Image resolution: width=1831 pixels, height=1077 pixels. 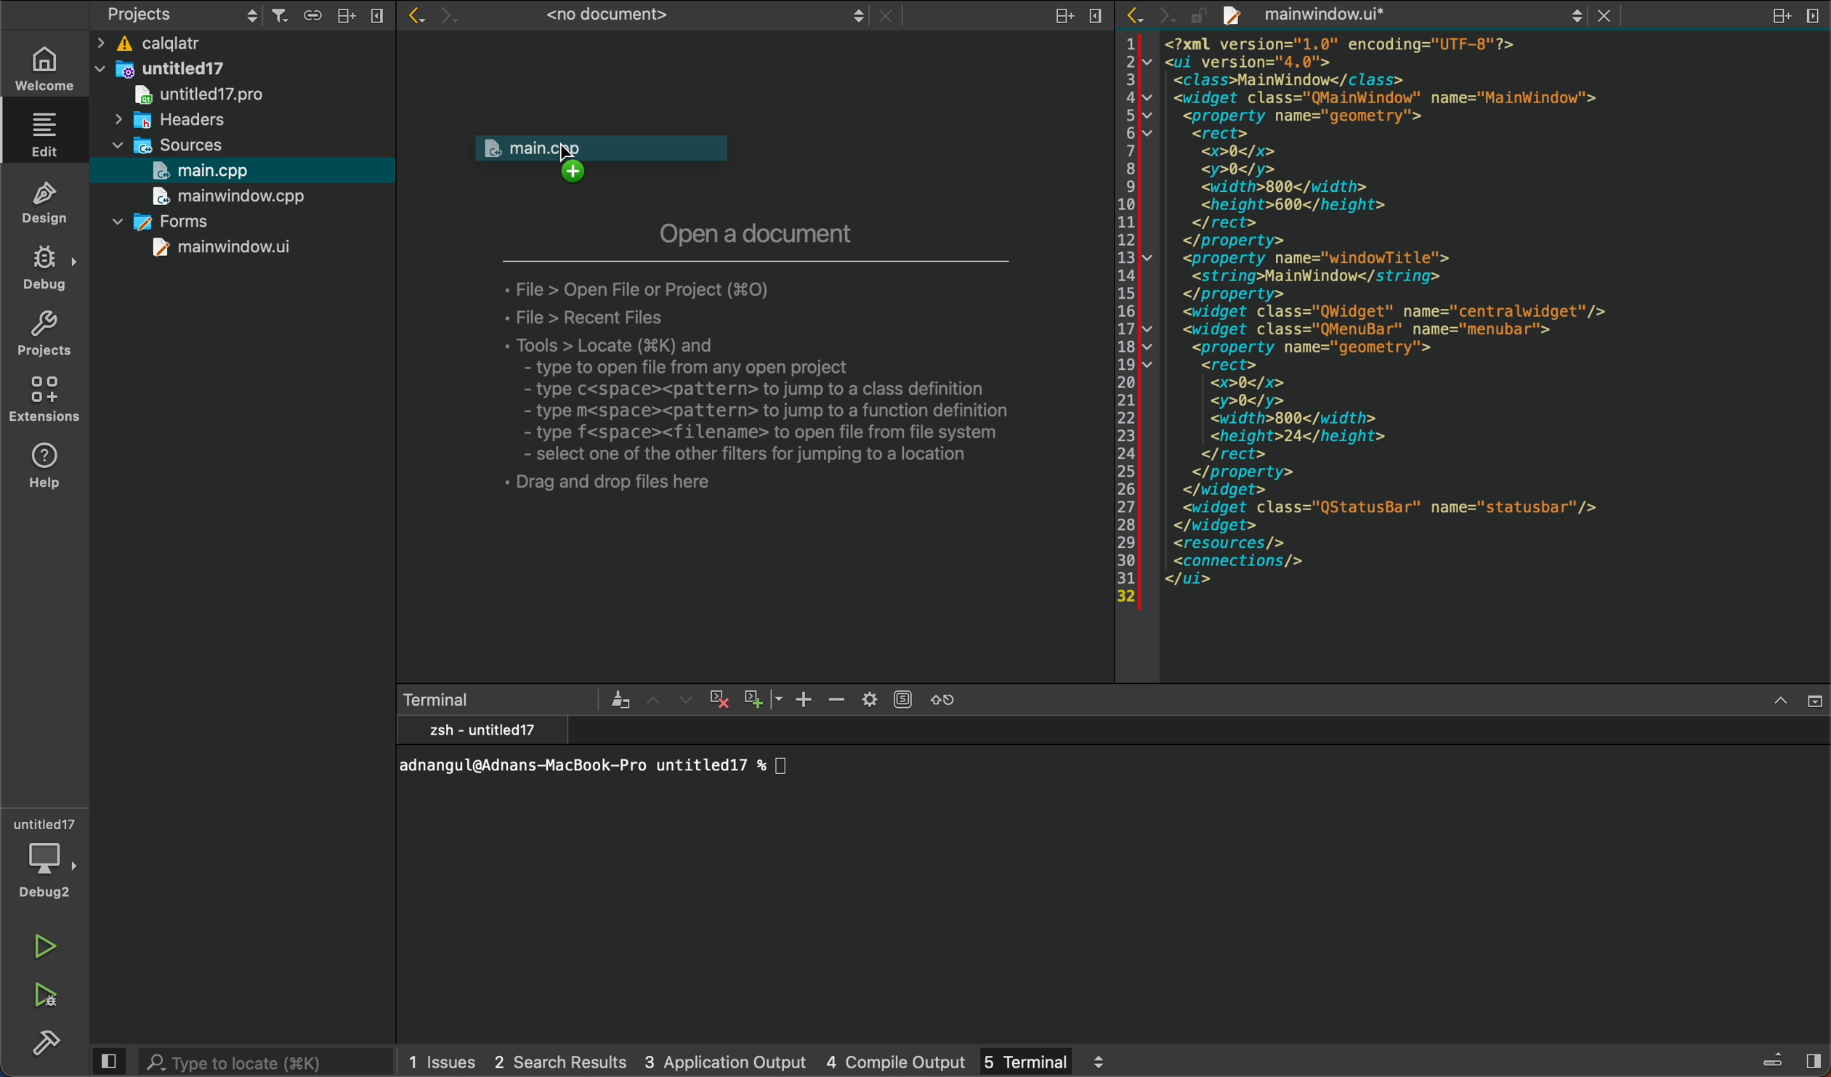 What do you see at coordinates (47, 201) in the screenshot?
I see `design` at bounding box center [47, 201].